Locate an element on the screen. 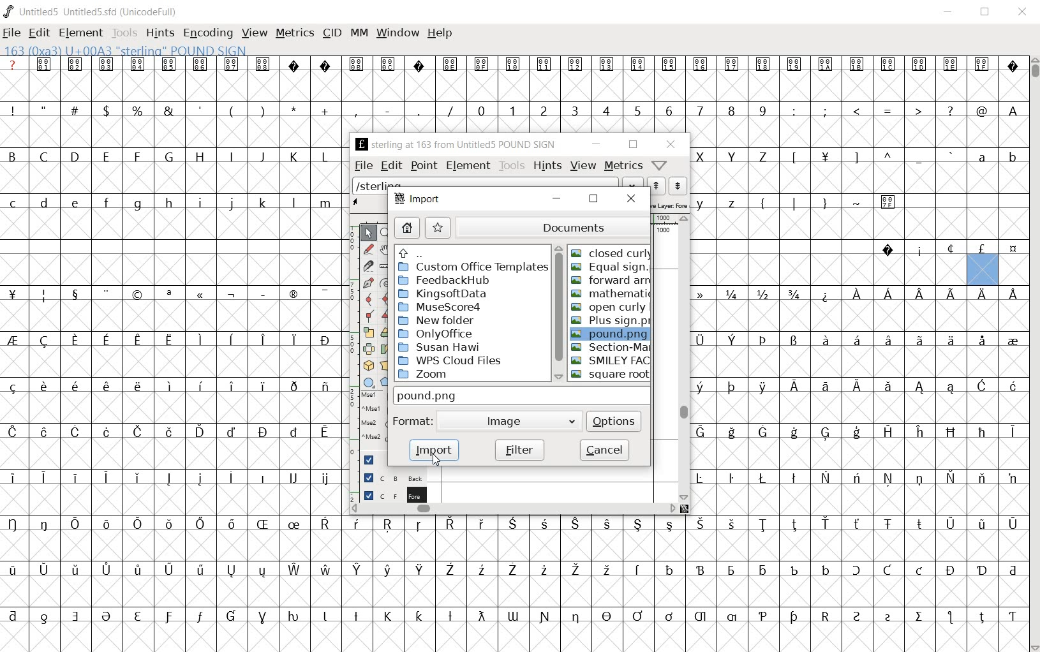 Image resolution: width=1040 pixels, height=652 pixels. Symbol is located at coordinates (75, 571).